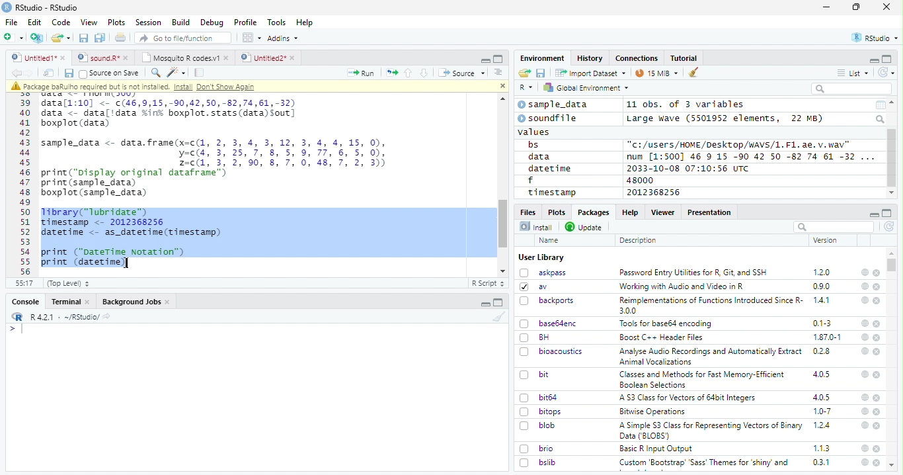 Image resolution: width=903 pixels, height=475 pixels. Describe the element at coordinates (154, 71) in the screenshot. I see `find` at that location.